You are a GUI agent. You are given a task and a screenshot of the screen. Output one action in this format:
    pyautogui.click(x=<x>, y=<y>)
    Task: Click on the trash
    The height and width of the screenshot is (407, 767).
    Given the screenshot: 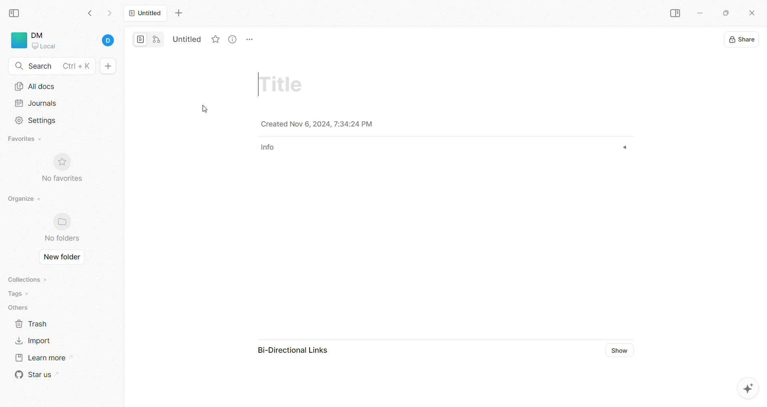 What is the action you would take?
    pyautogui.click(x=32, y=323)
    